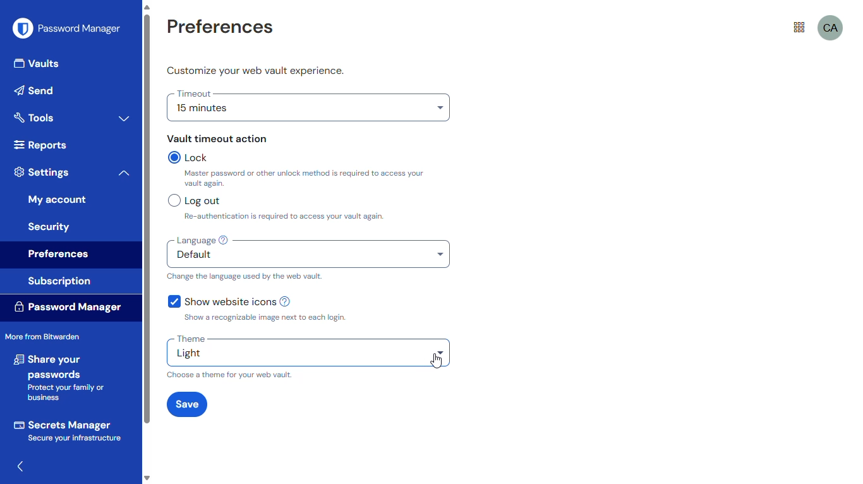 The width and height of the screenshot is (863, 484). What do you see at coordinates (831, 28) in the screenshot?
I see `CA` at bounding box center [831, 28].